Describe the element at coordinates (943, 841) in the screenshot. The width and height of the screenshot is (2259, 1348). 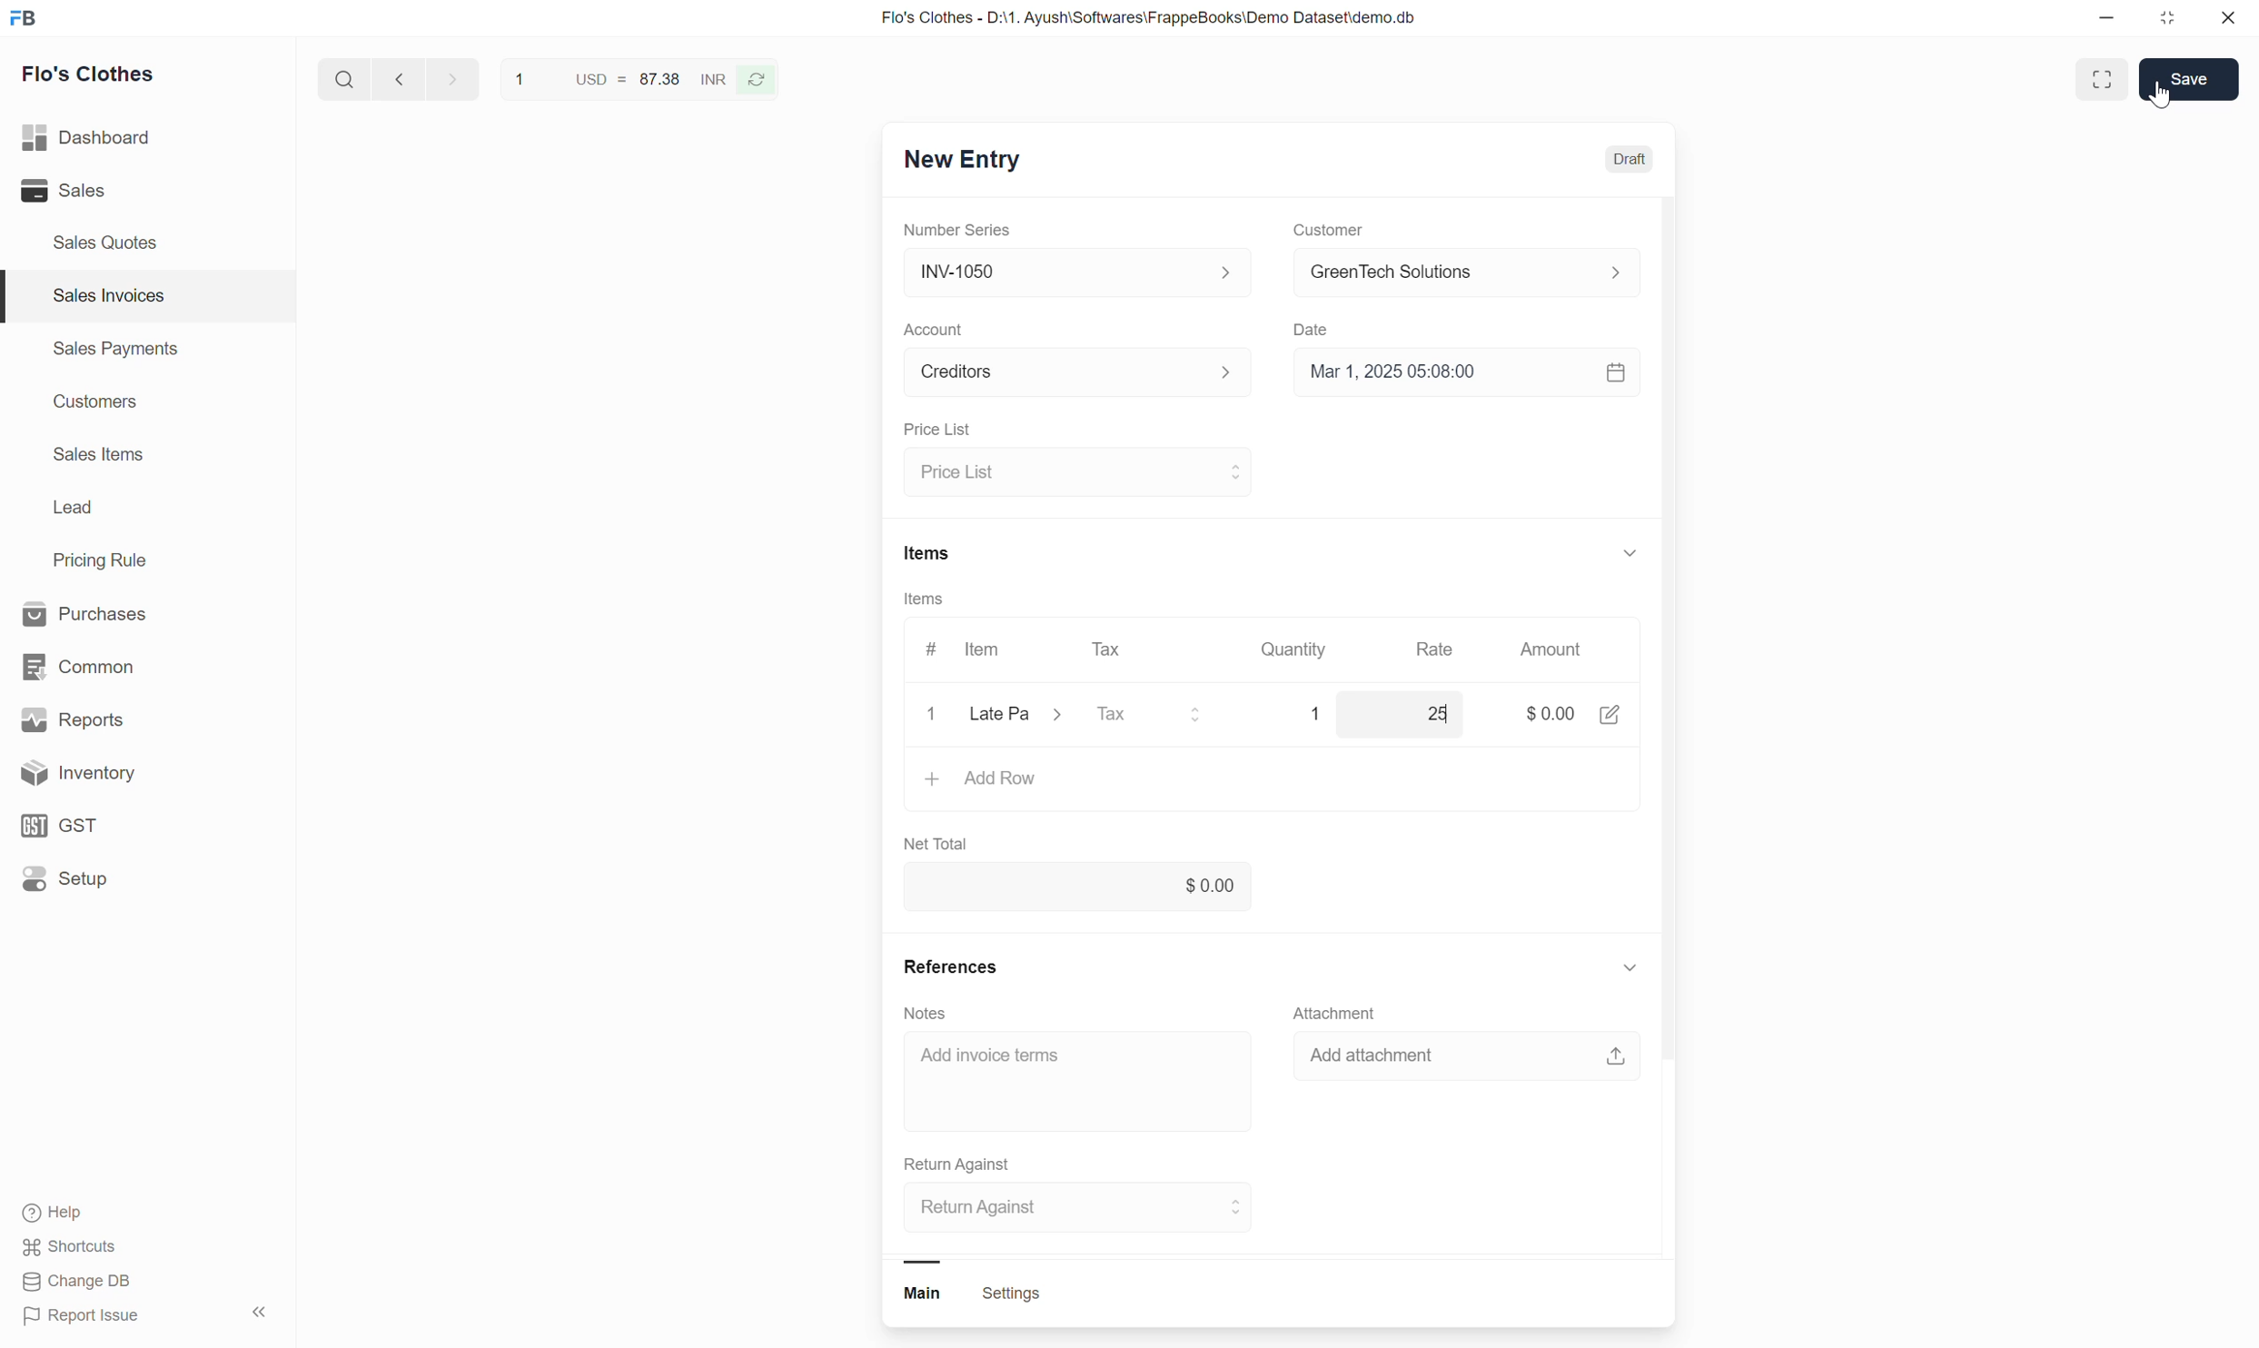
I see `Net Total` at that location.